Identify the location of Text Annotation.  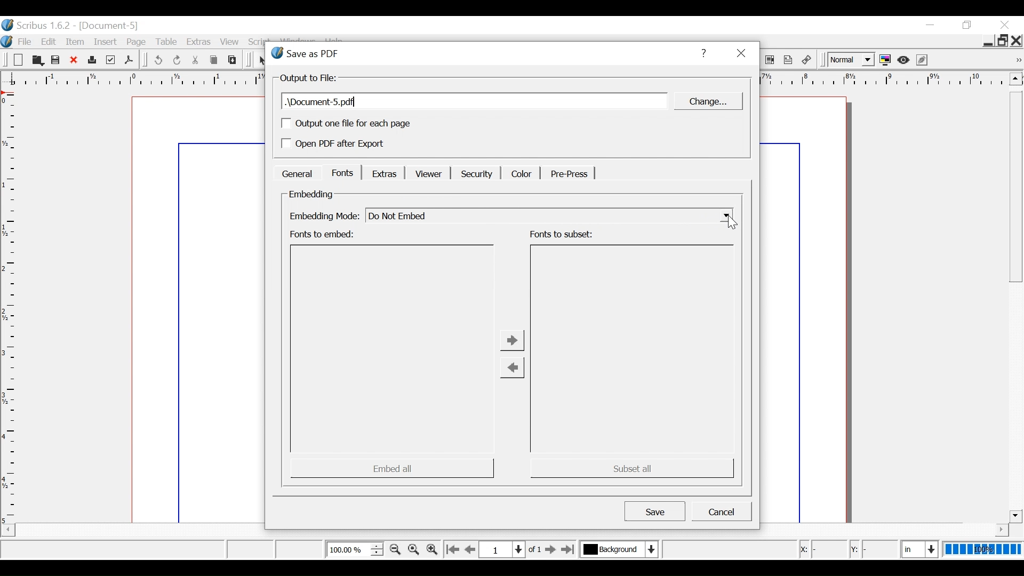
(788, 60).